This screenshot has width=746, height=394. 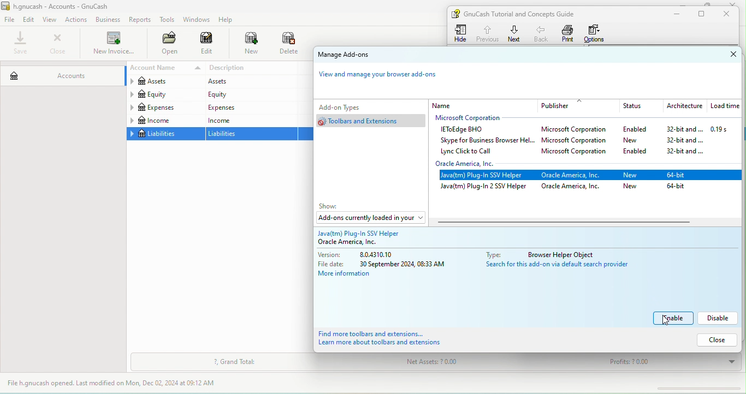 What do you see at coordinates (679, 174) in the screenshot?
I see `64 bit` at bounding box center [679, 174].